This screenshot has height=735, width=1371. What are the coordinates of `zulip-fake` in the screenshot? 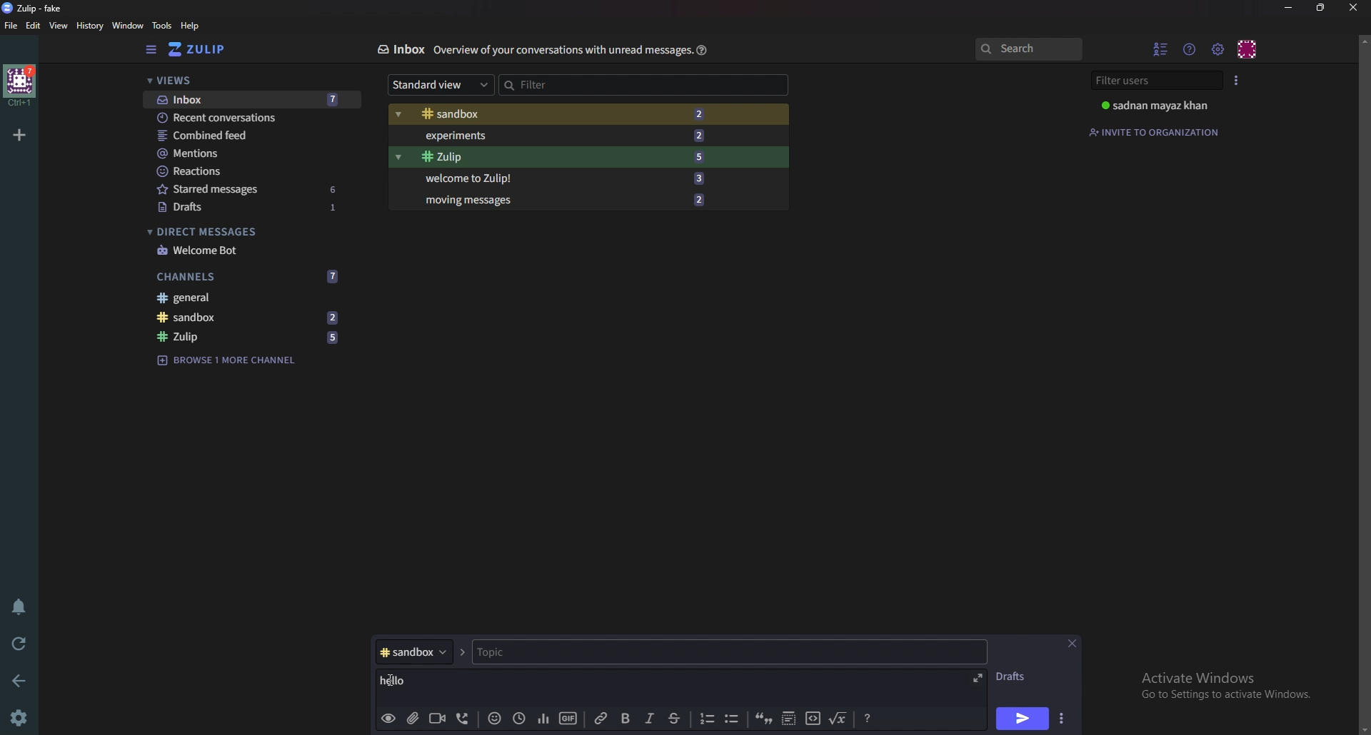 It's located at (36, 8).